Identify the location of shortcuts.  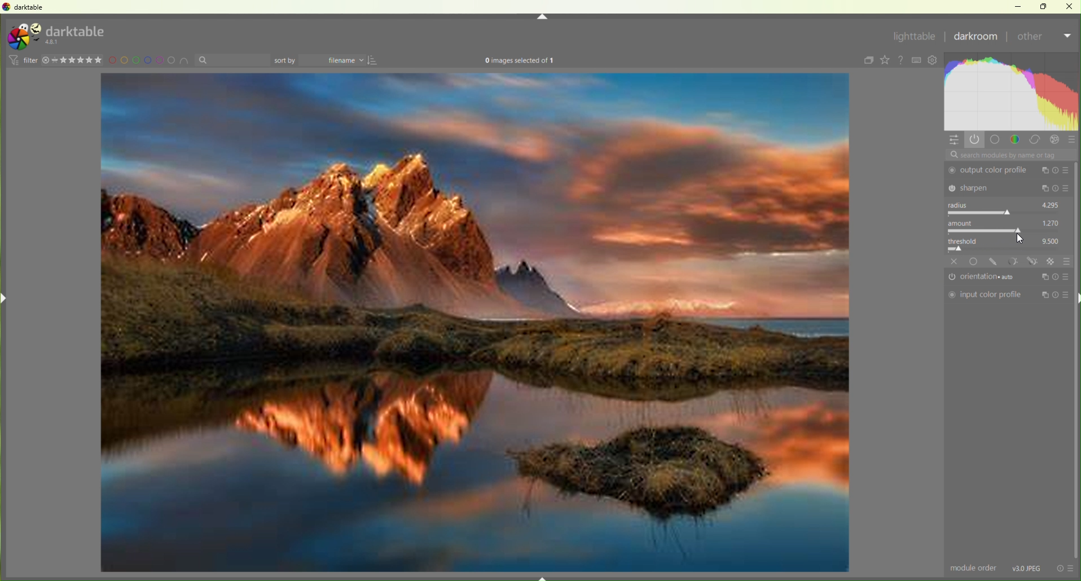
(917, 60).